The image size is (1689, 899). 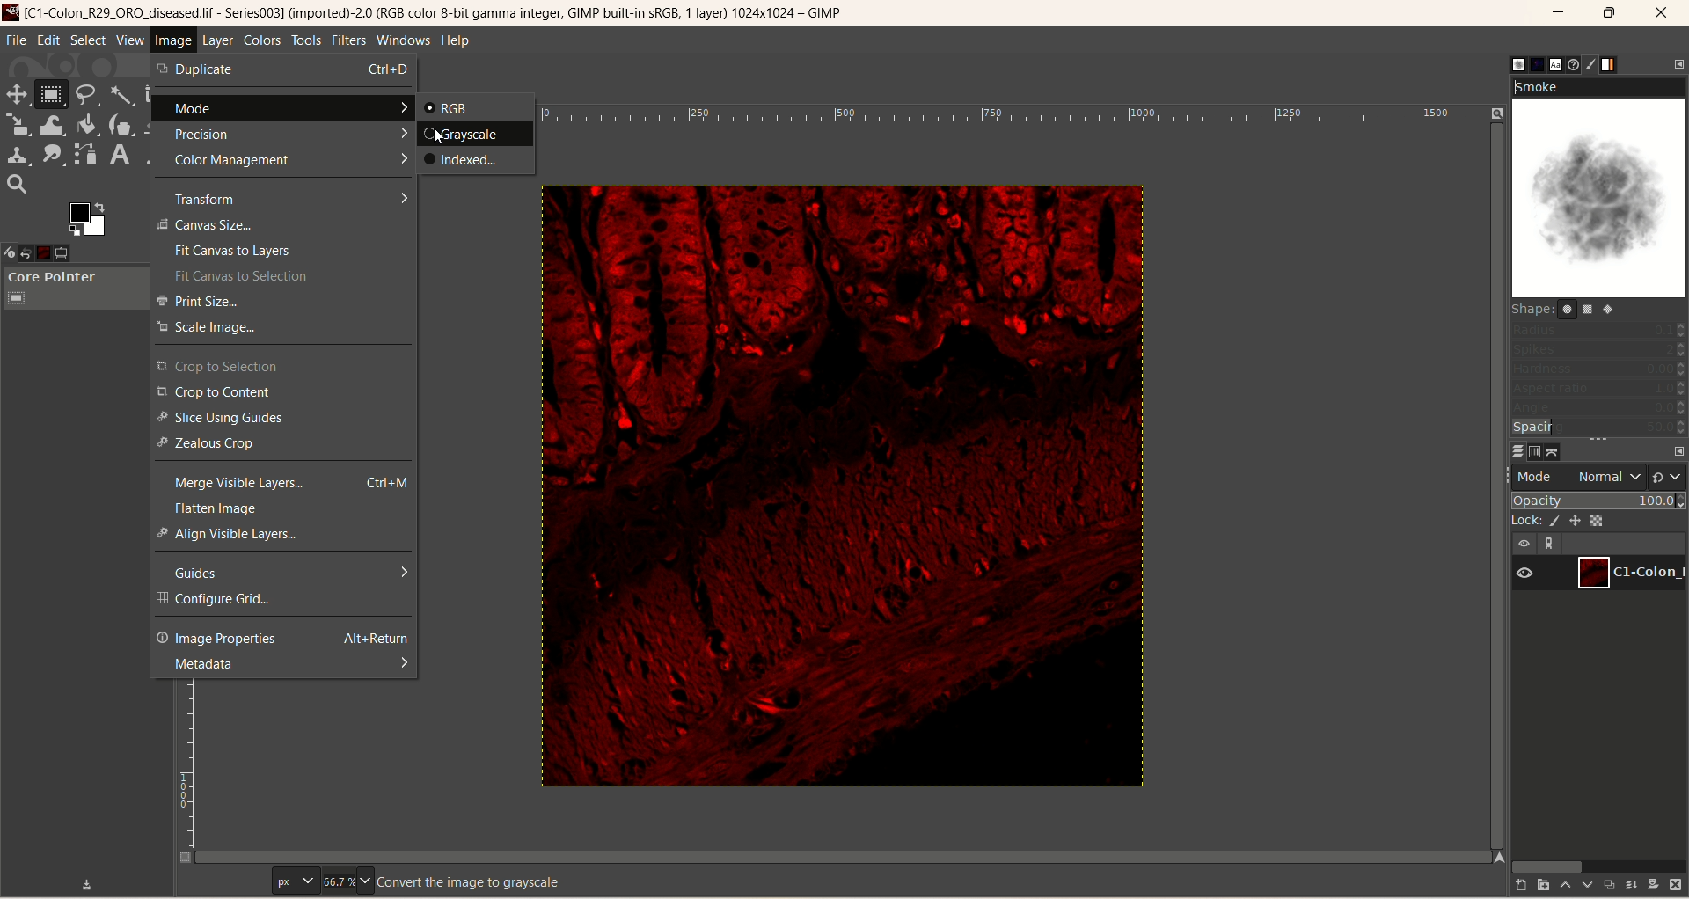 I want to click on free select tool, so click(x=87, y=94).